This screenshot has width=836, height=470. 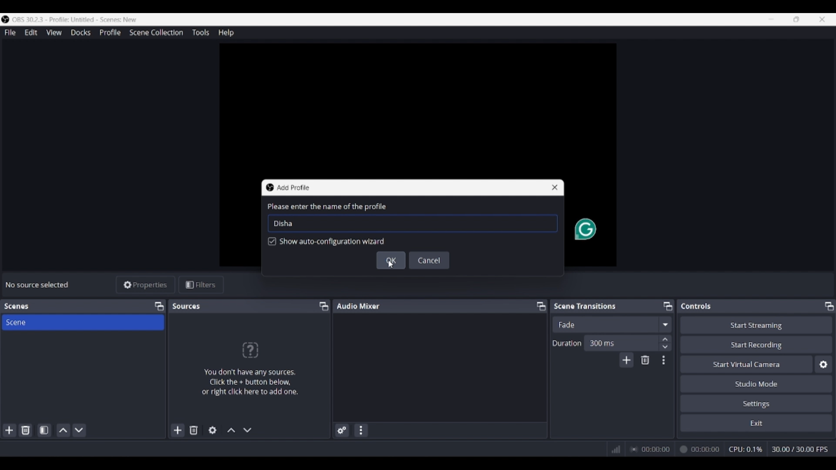 I want to click on Frames per second, so click(x=800, y=450).